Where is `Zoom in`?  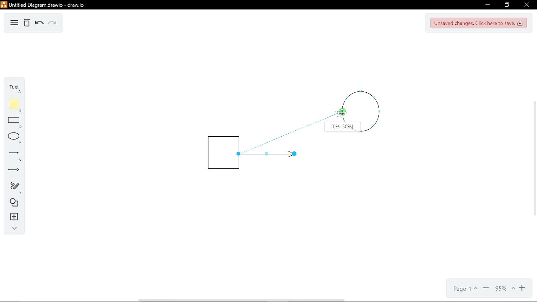 Zoom in is located at coordinates (524, 289).